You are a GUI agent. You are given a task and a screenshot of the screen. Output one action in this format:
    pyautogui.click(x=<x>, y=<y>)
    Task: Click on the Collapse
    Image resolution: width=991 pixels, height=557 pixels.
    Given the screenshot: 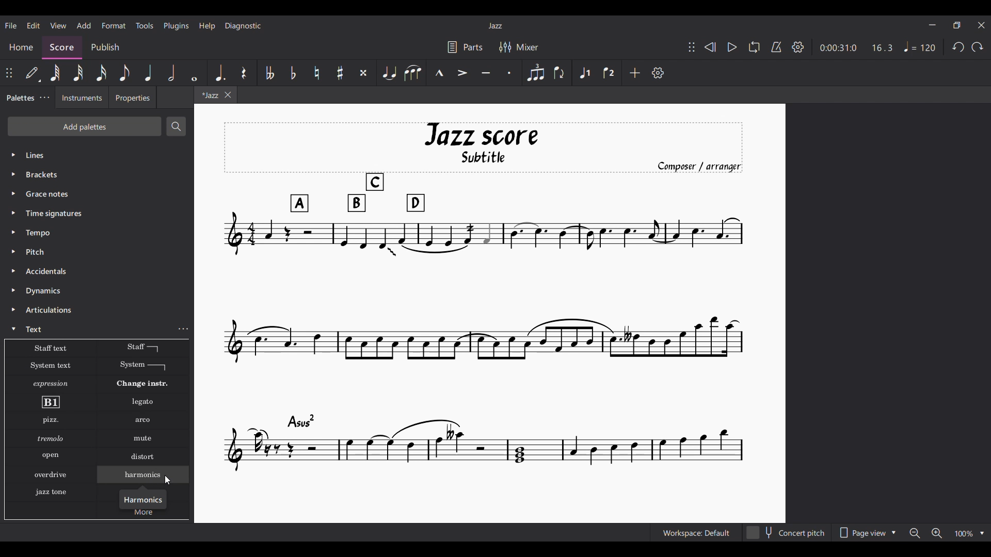 What is the action you would take?
    pyautogui.click(x=13, y=329)
    